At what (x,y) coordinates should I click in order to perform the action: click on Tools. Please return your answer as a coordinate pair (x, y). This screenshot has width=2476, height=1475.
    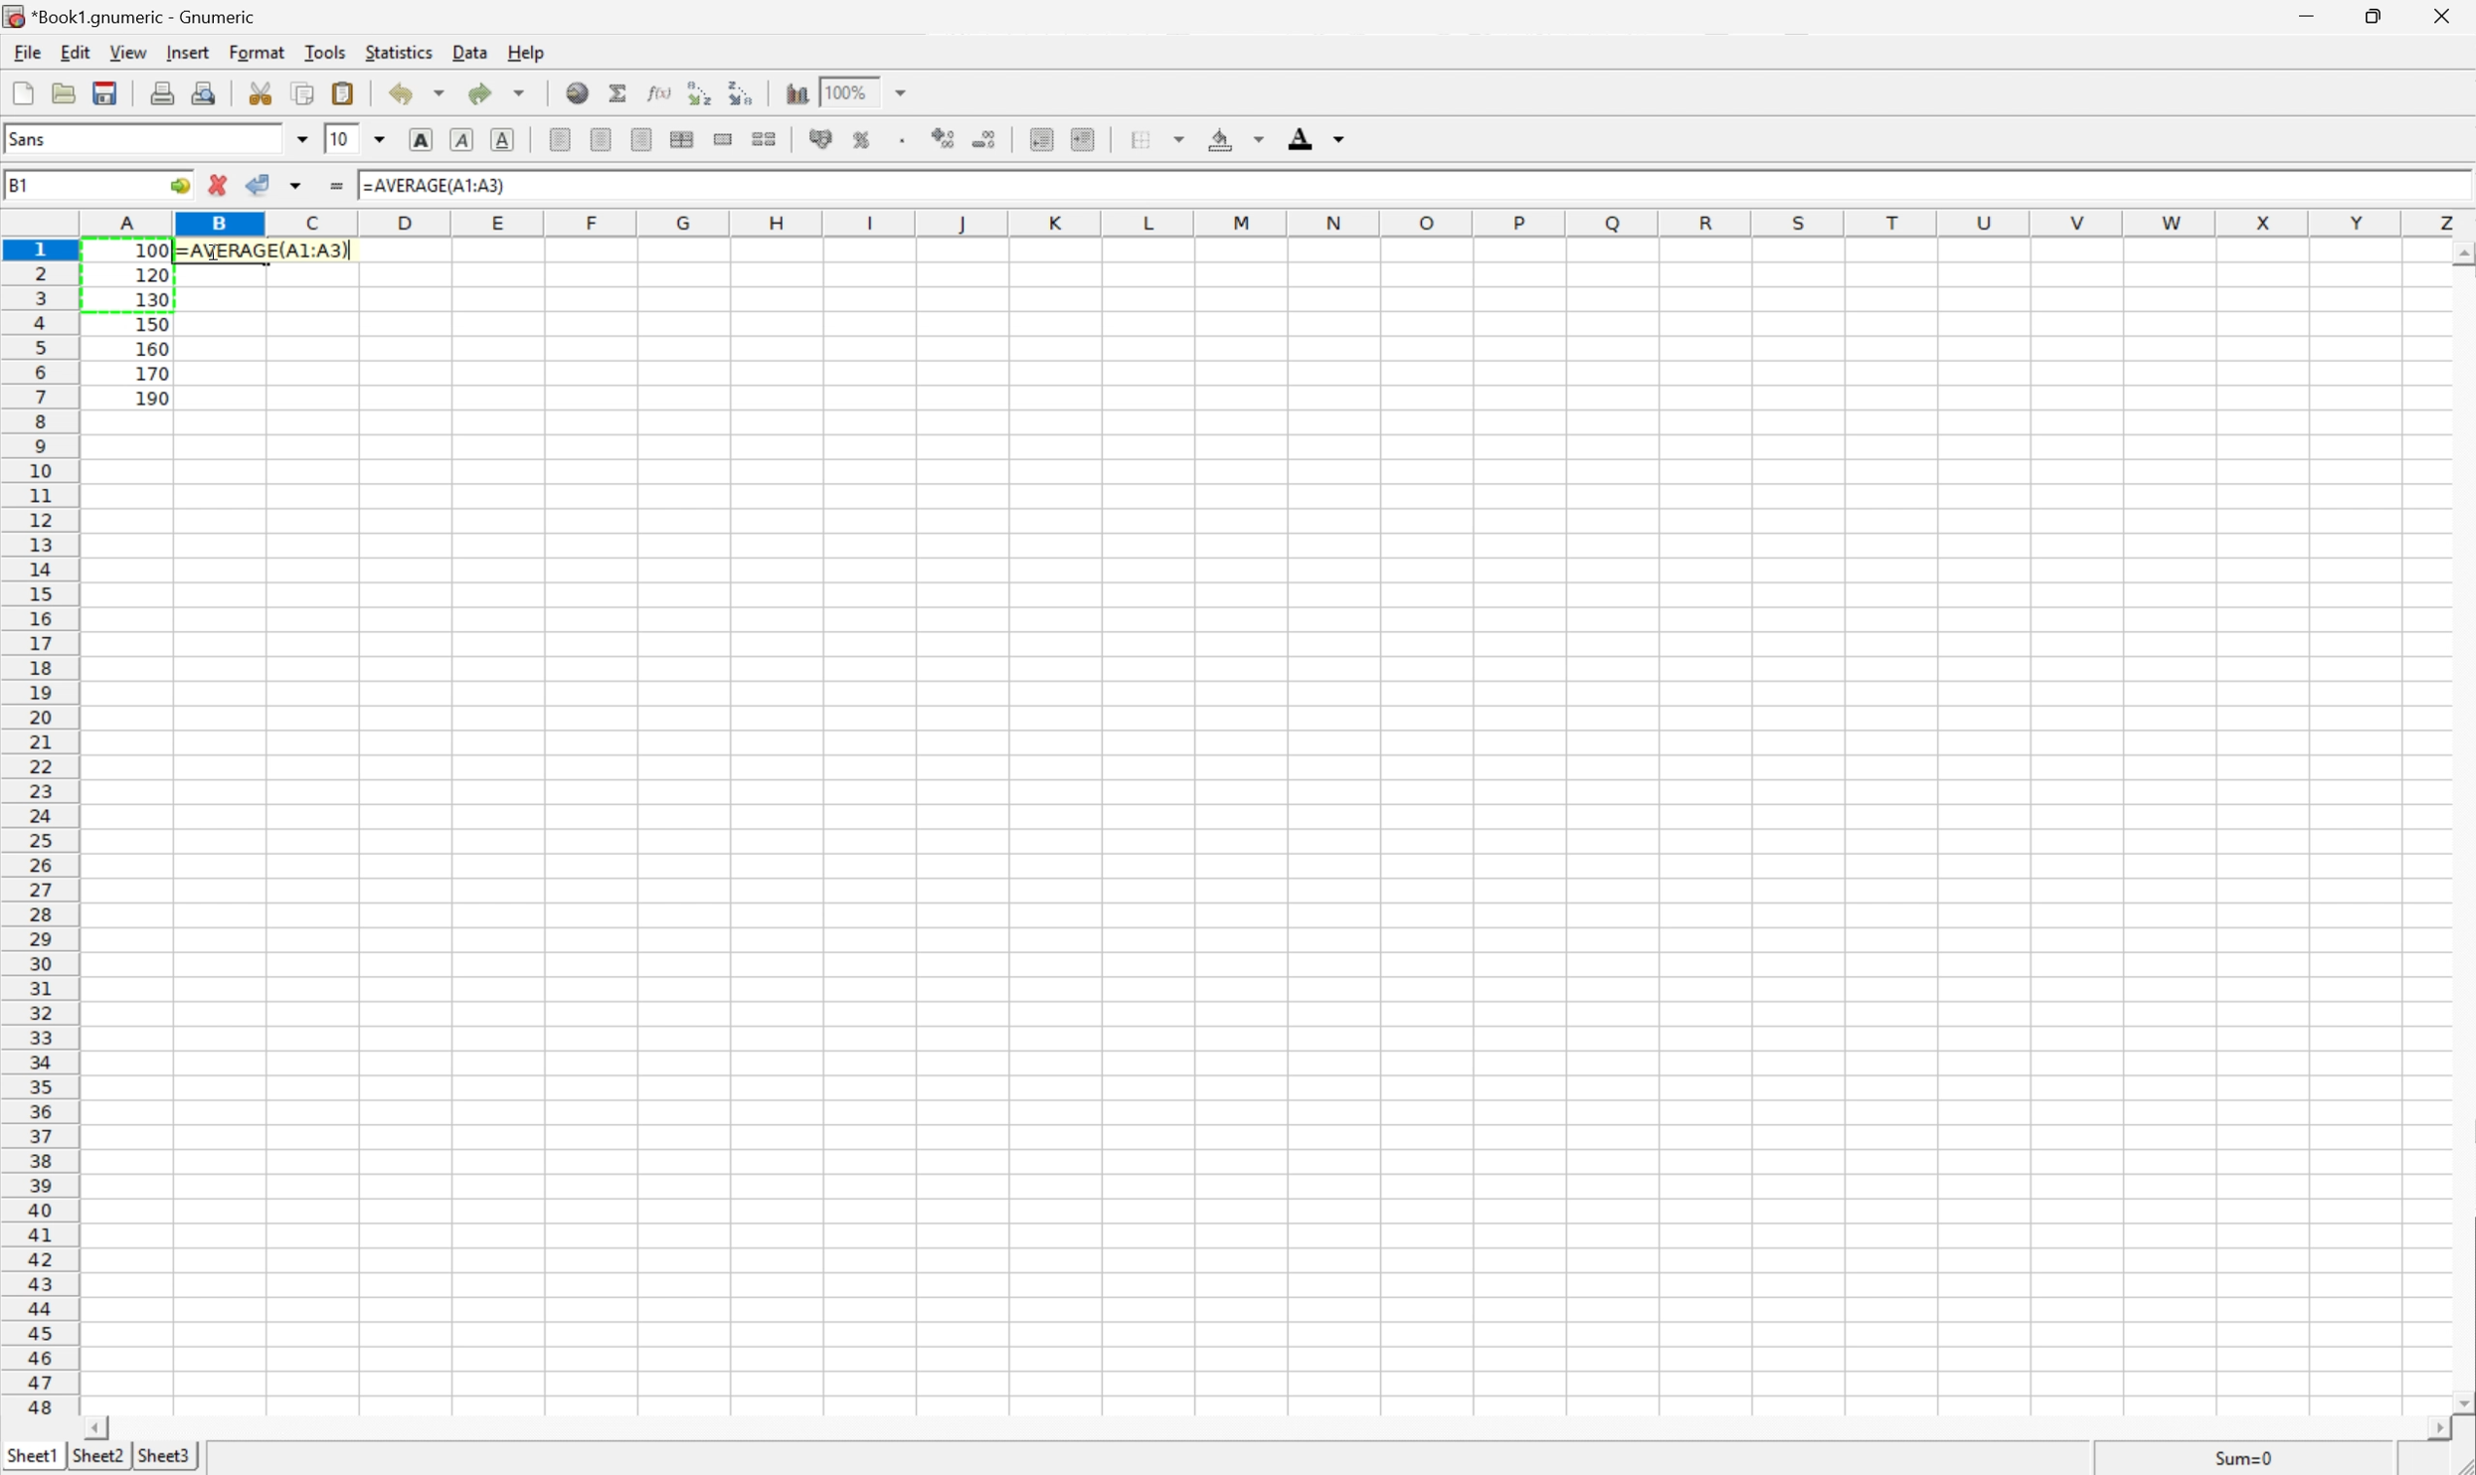
    Looking at the image, I should click on (330, 53).